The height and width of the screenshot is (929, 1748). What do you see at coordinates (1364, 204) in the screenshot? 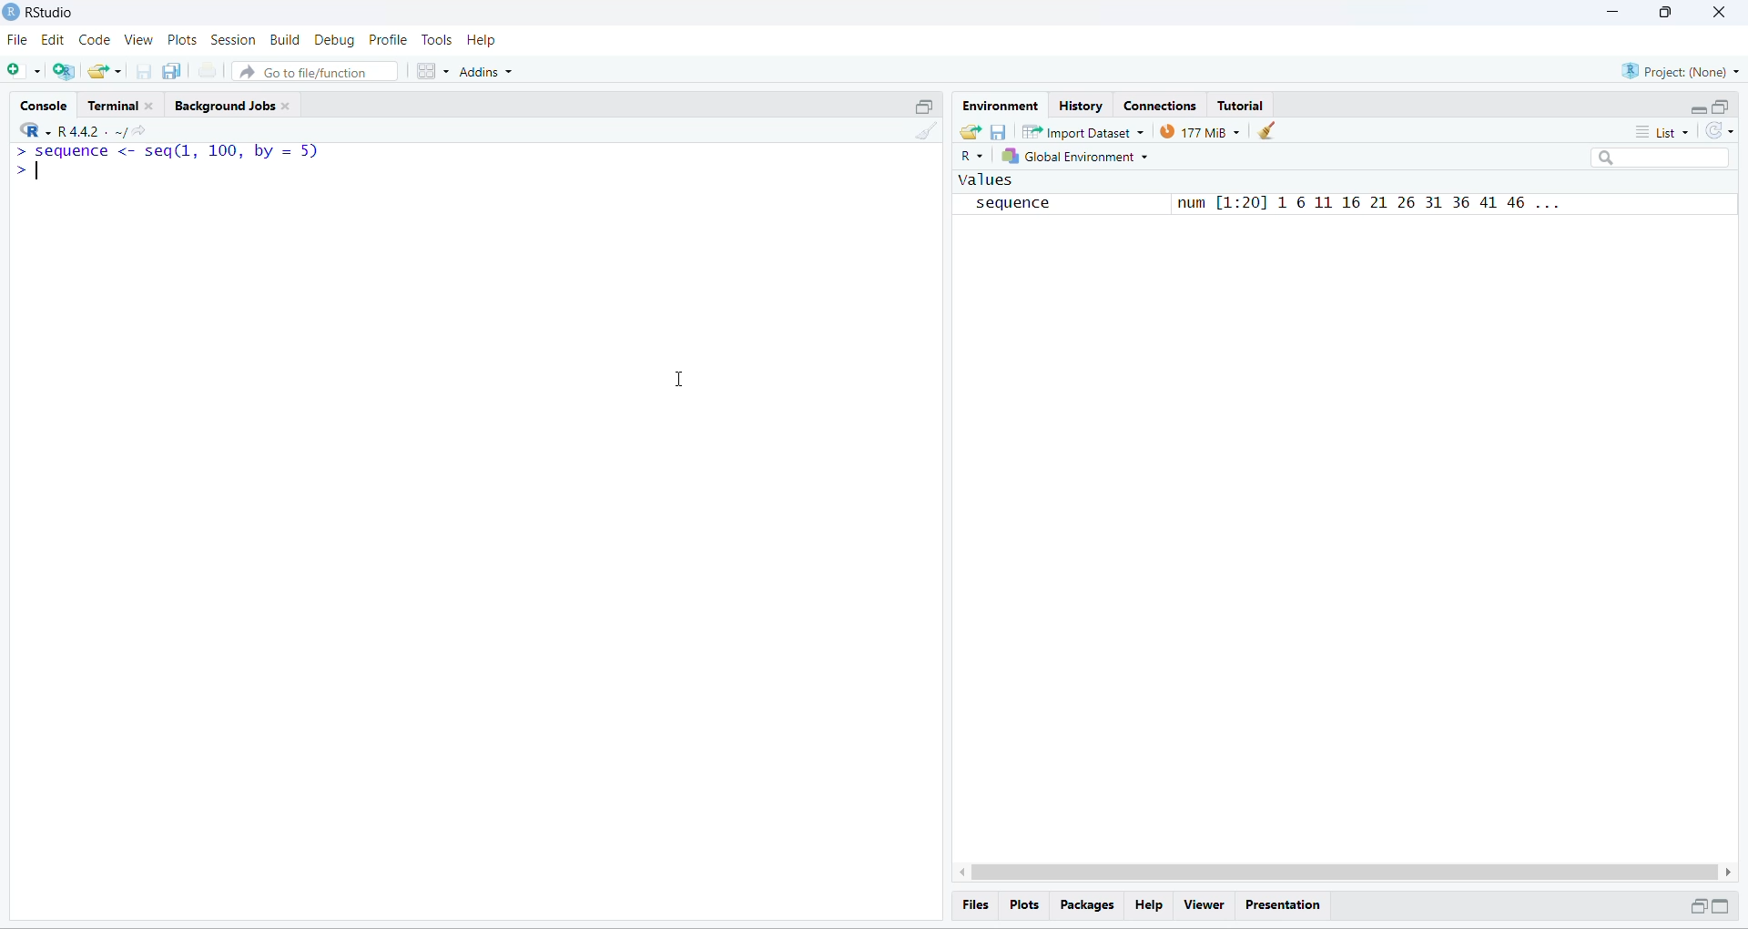
I see `num [1:20] 1 6 11 16 21 26 31 36 41 46 ...` at bounding box center [1364, 204].